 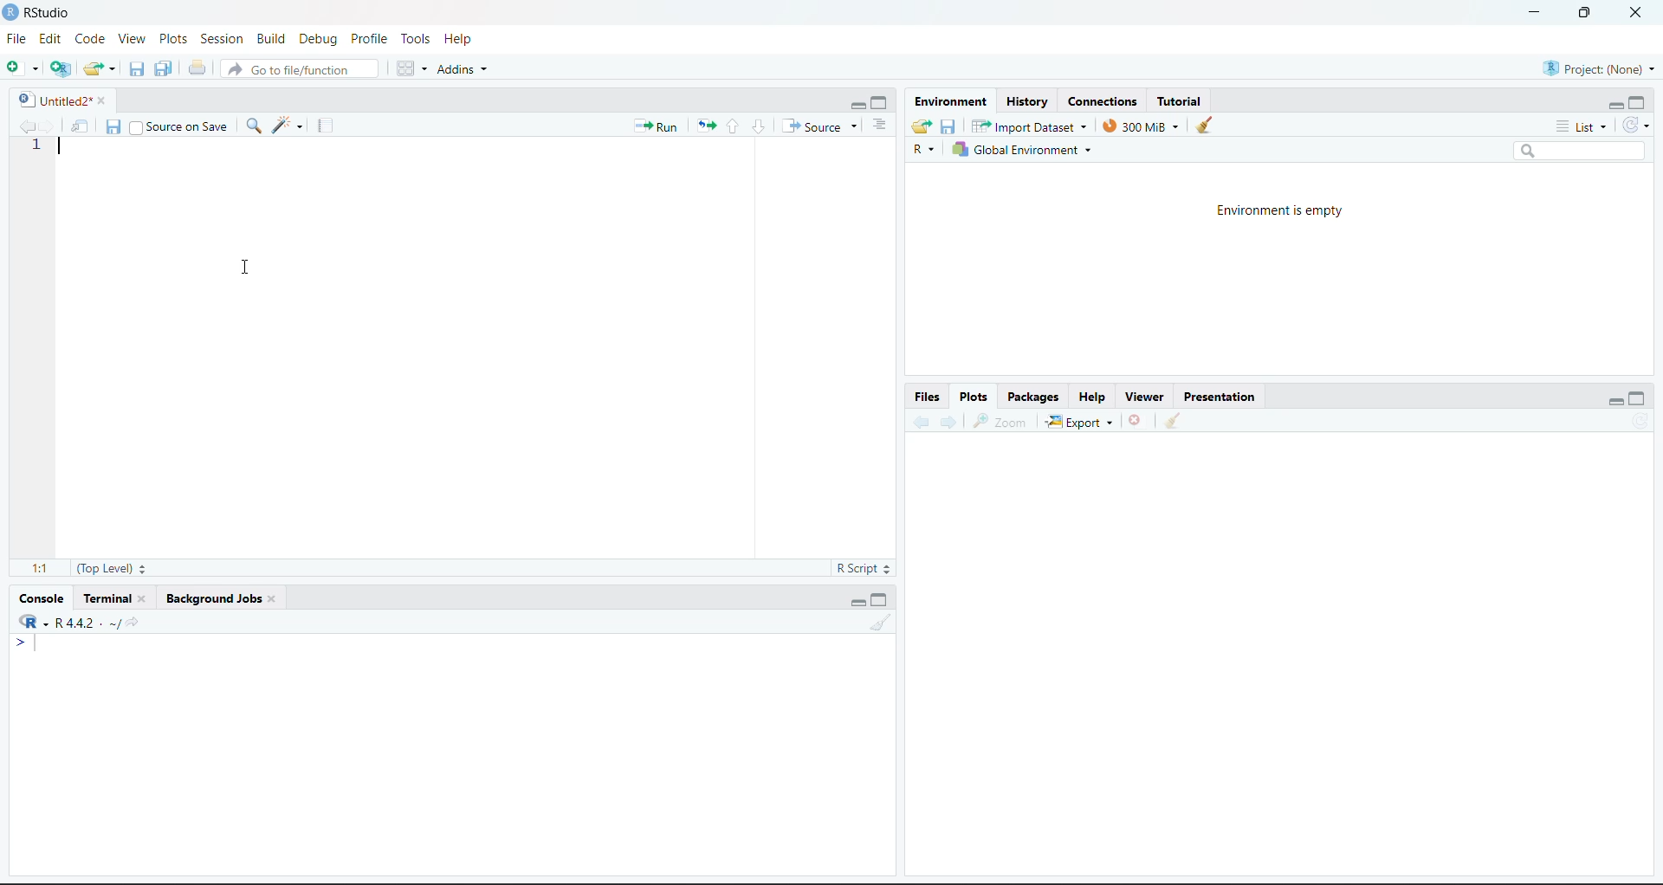 I want to click on hide console, so click(x=1640, y=399).